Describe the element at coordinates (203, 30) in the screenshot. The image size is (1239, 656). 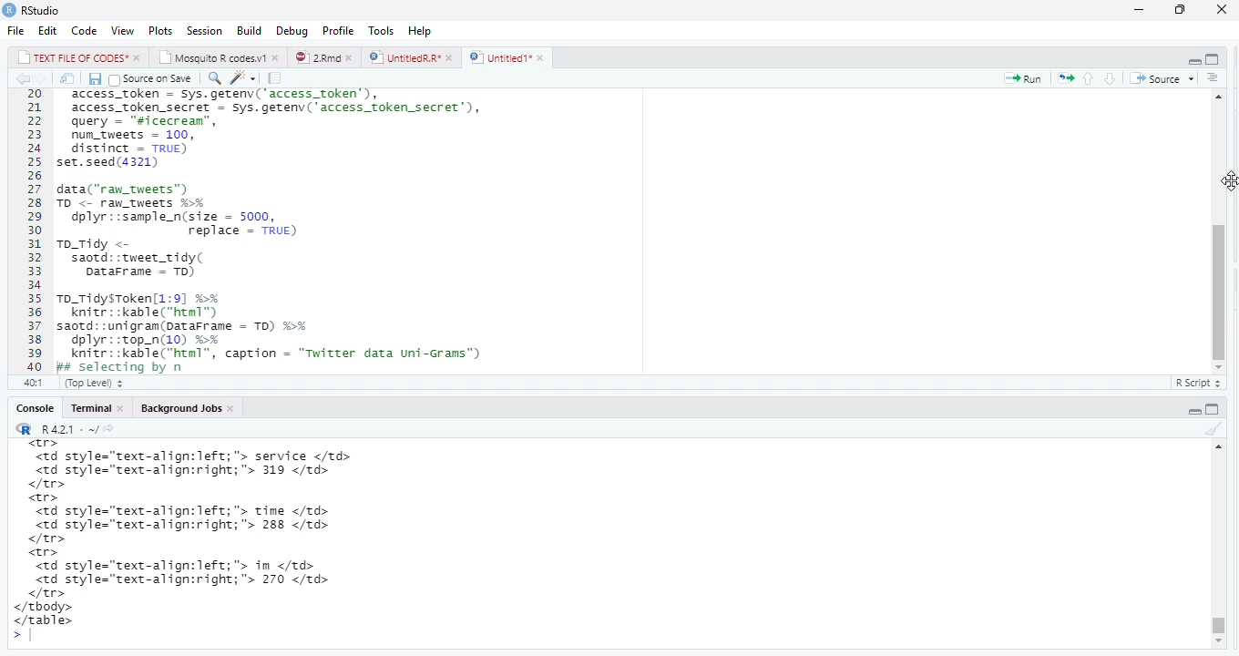
I see `Session` at that location.